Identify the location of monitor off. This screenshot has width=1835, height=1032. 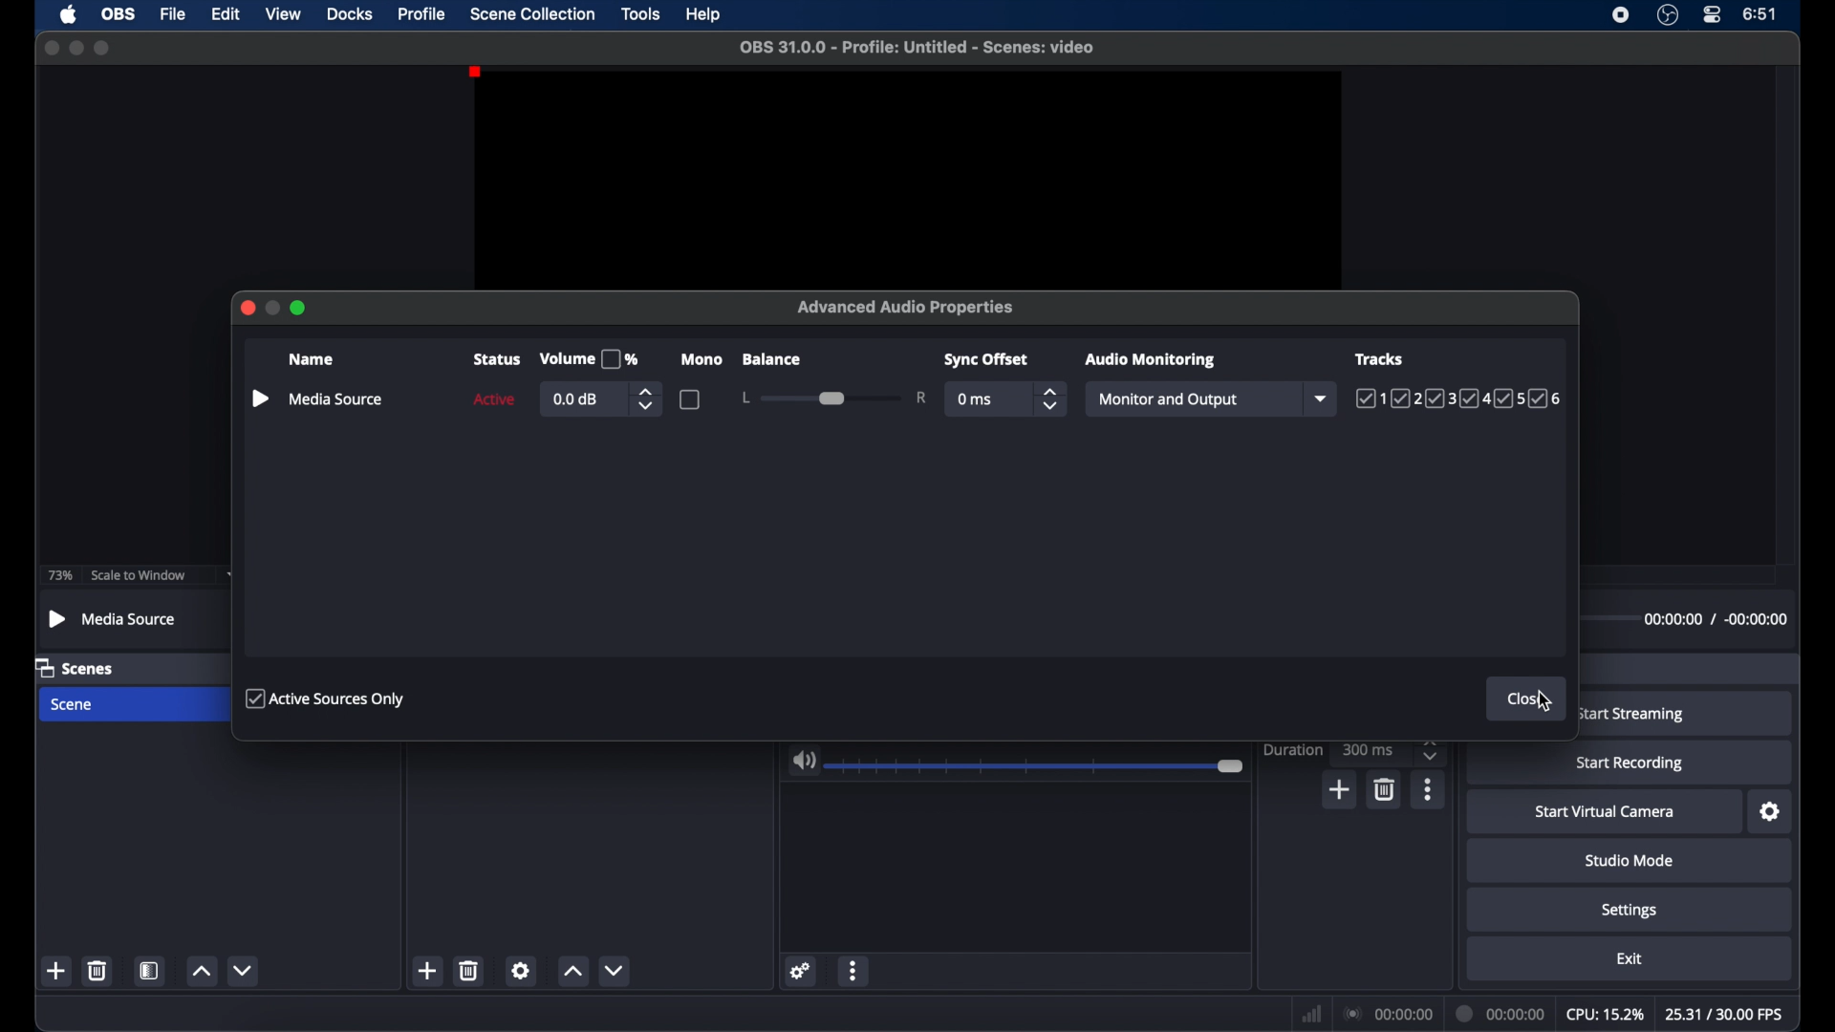
(1142, 399).